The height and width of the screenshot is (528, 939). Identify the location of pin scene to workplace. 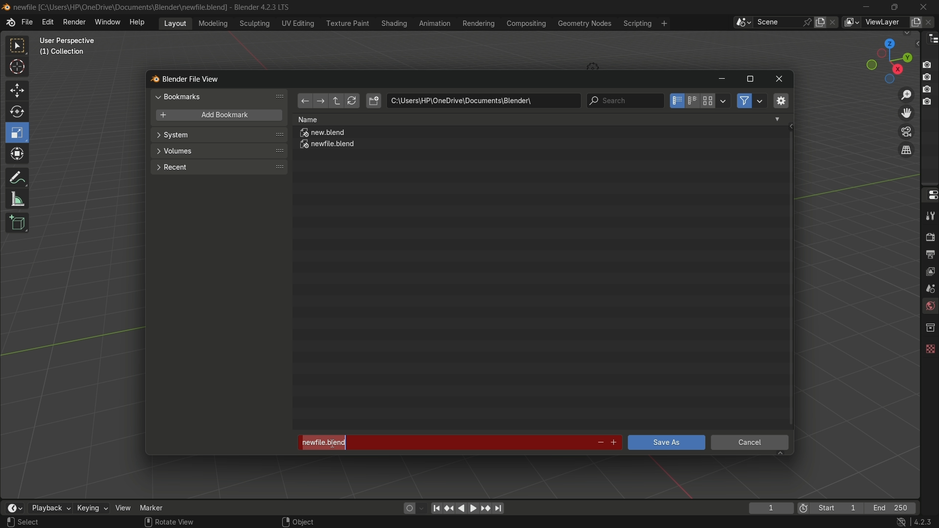
(808, 22).